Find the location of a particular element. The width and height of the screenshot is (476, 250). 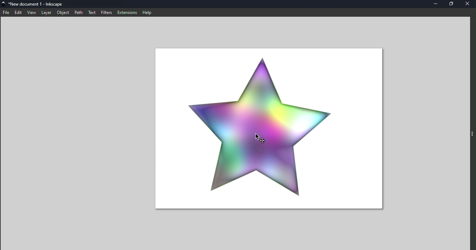

edit is located at coordinates (18, 13).